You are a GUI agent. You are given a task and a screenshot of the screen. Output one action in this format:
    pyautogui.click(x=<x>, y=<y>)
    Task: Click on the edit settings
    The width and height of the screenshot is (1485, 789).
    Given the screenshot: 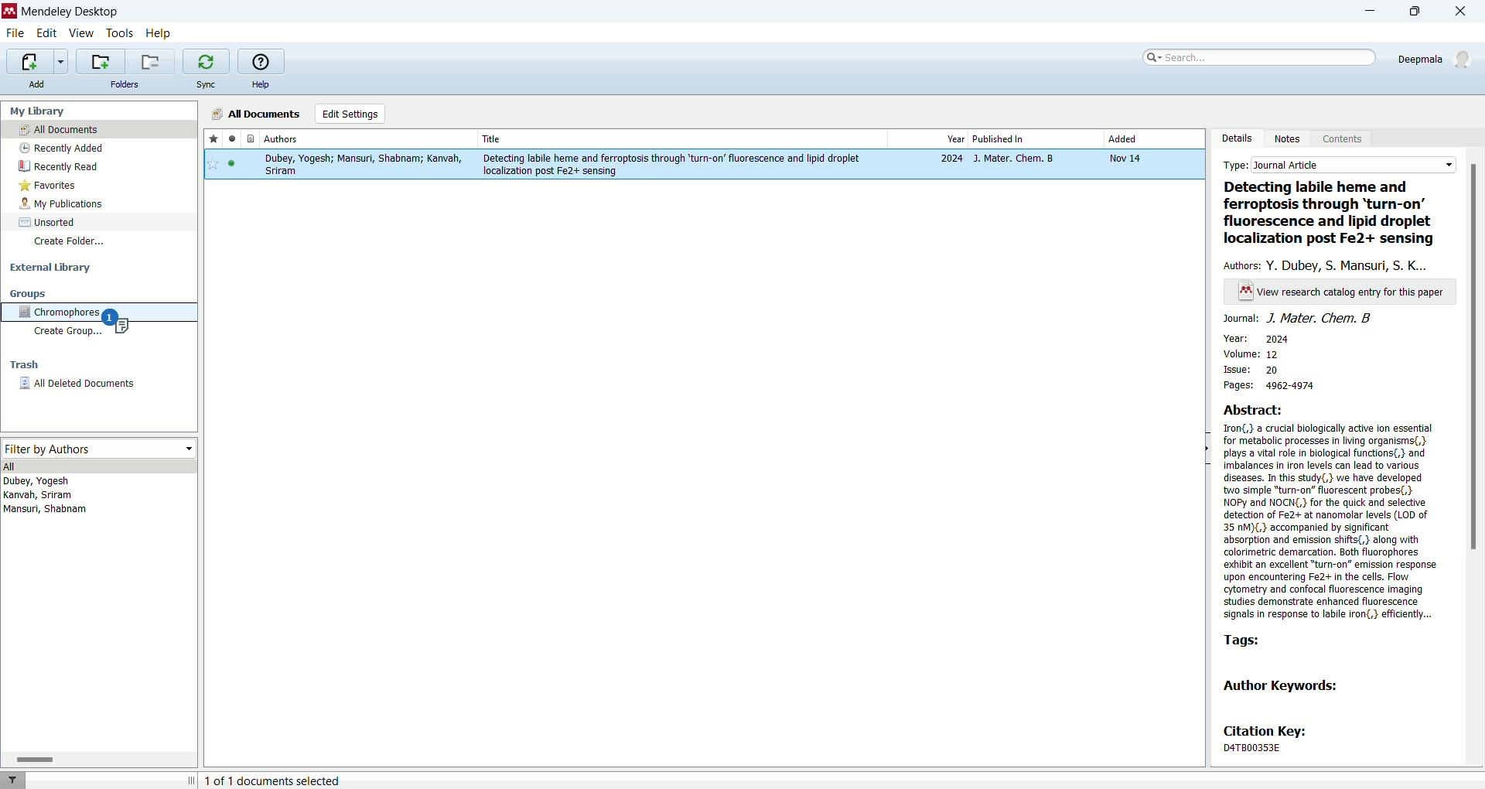 What is the action you would take?
    pyautogui.click(x=350, y=114)
    